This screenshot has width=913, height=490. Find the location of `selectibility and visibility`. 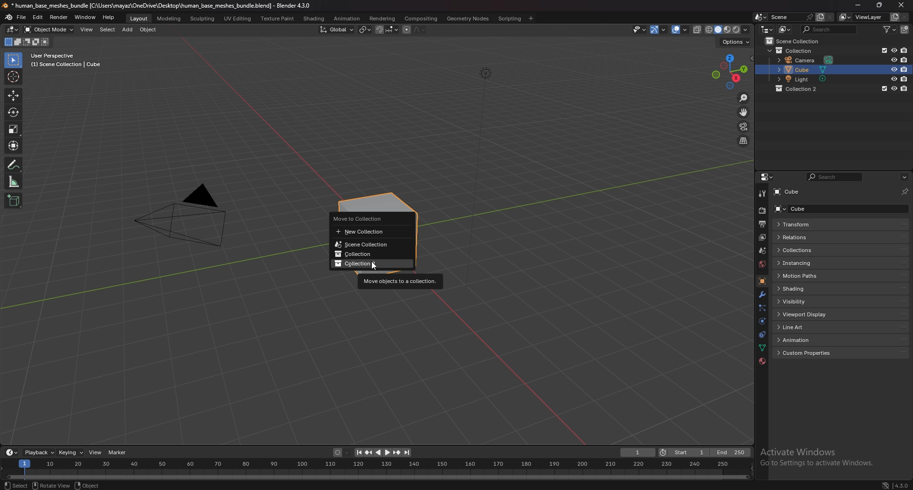

selectibility and visibility is located at coordinates (640, 29).